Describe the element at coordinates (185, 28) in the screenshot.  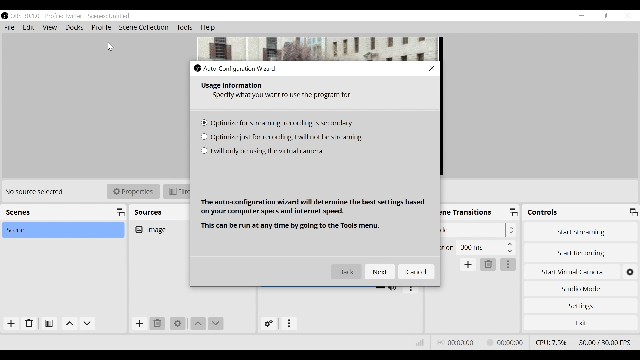
I see `Tools` at that location.